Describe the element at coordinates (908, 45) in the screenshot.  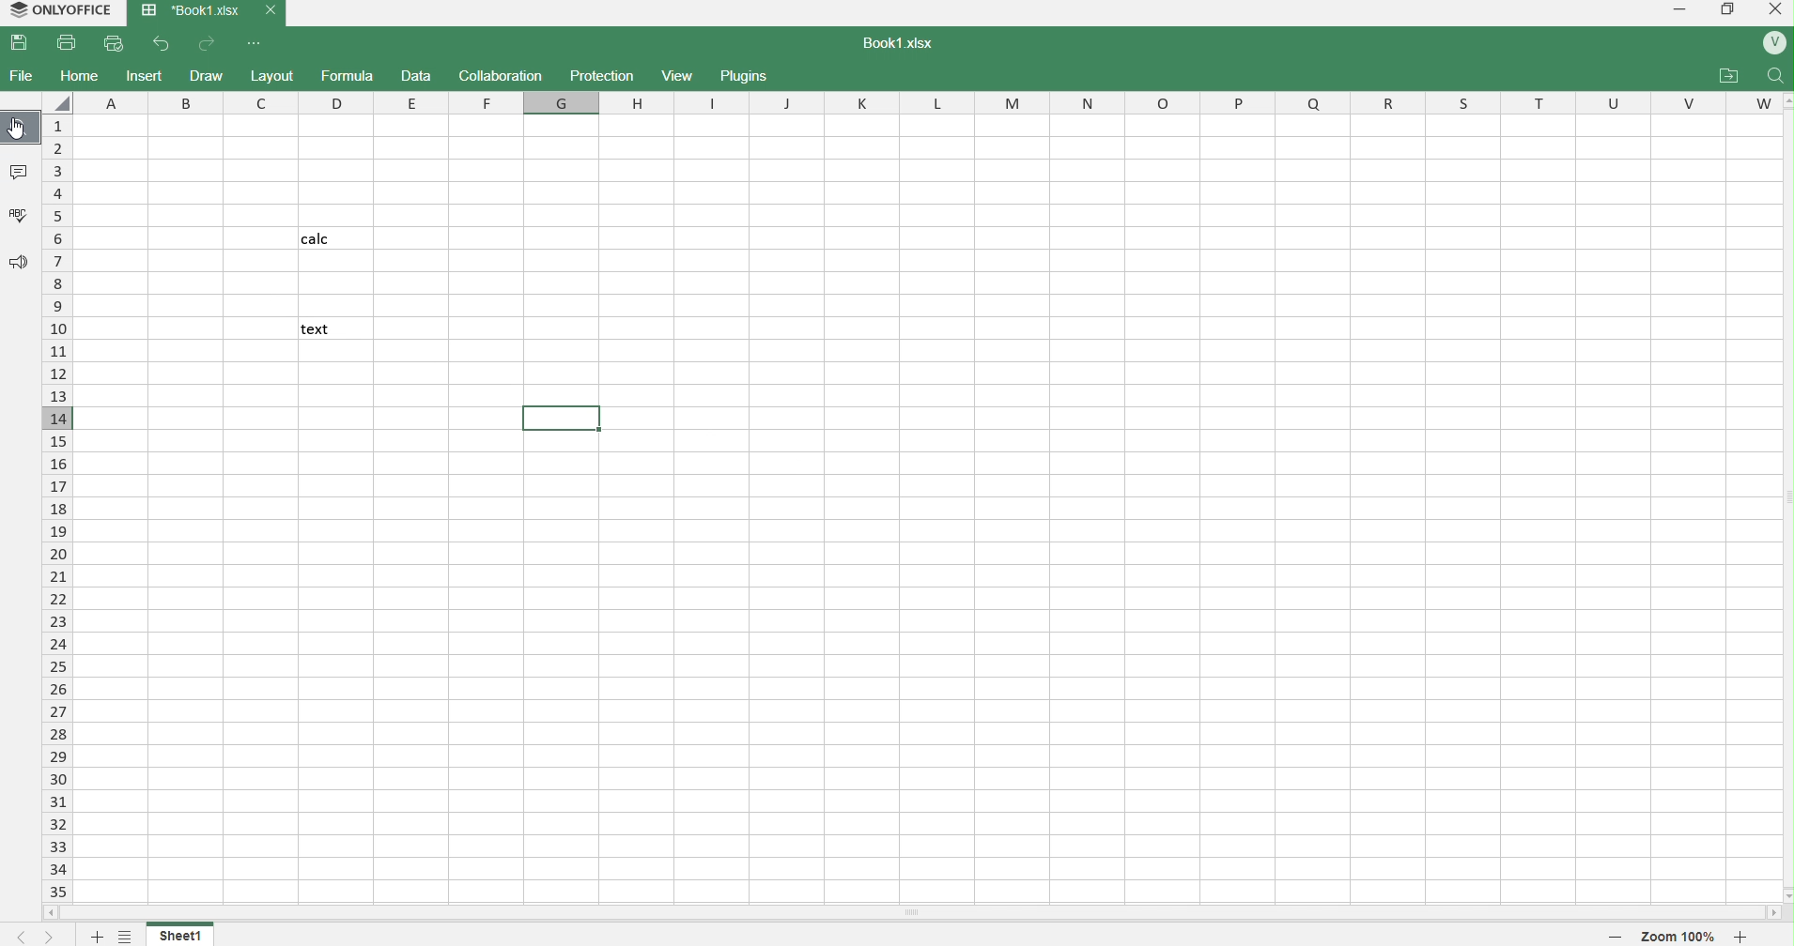
I see `book1.xlsx` at that location.